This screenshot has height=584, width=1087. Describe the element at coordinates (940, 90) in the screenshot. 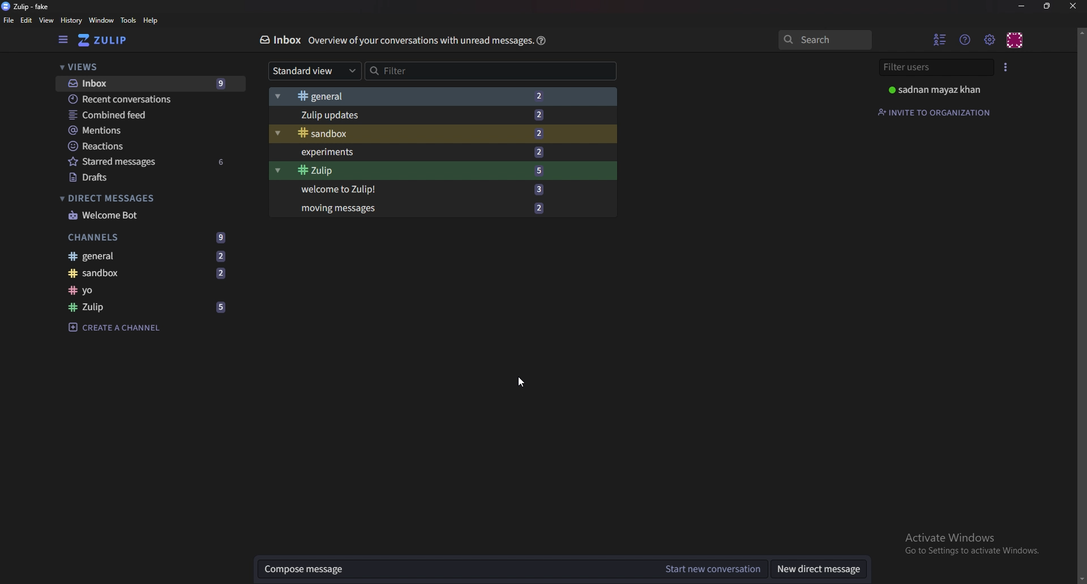

I see `Profile` at that location.